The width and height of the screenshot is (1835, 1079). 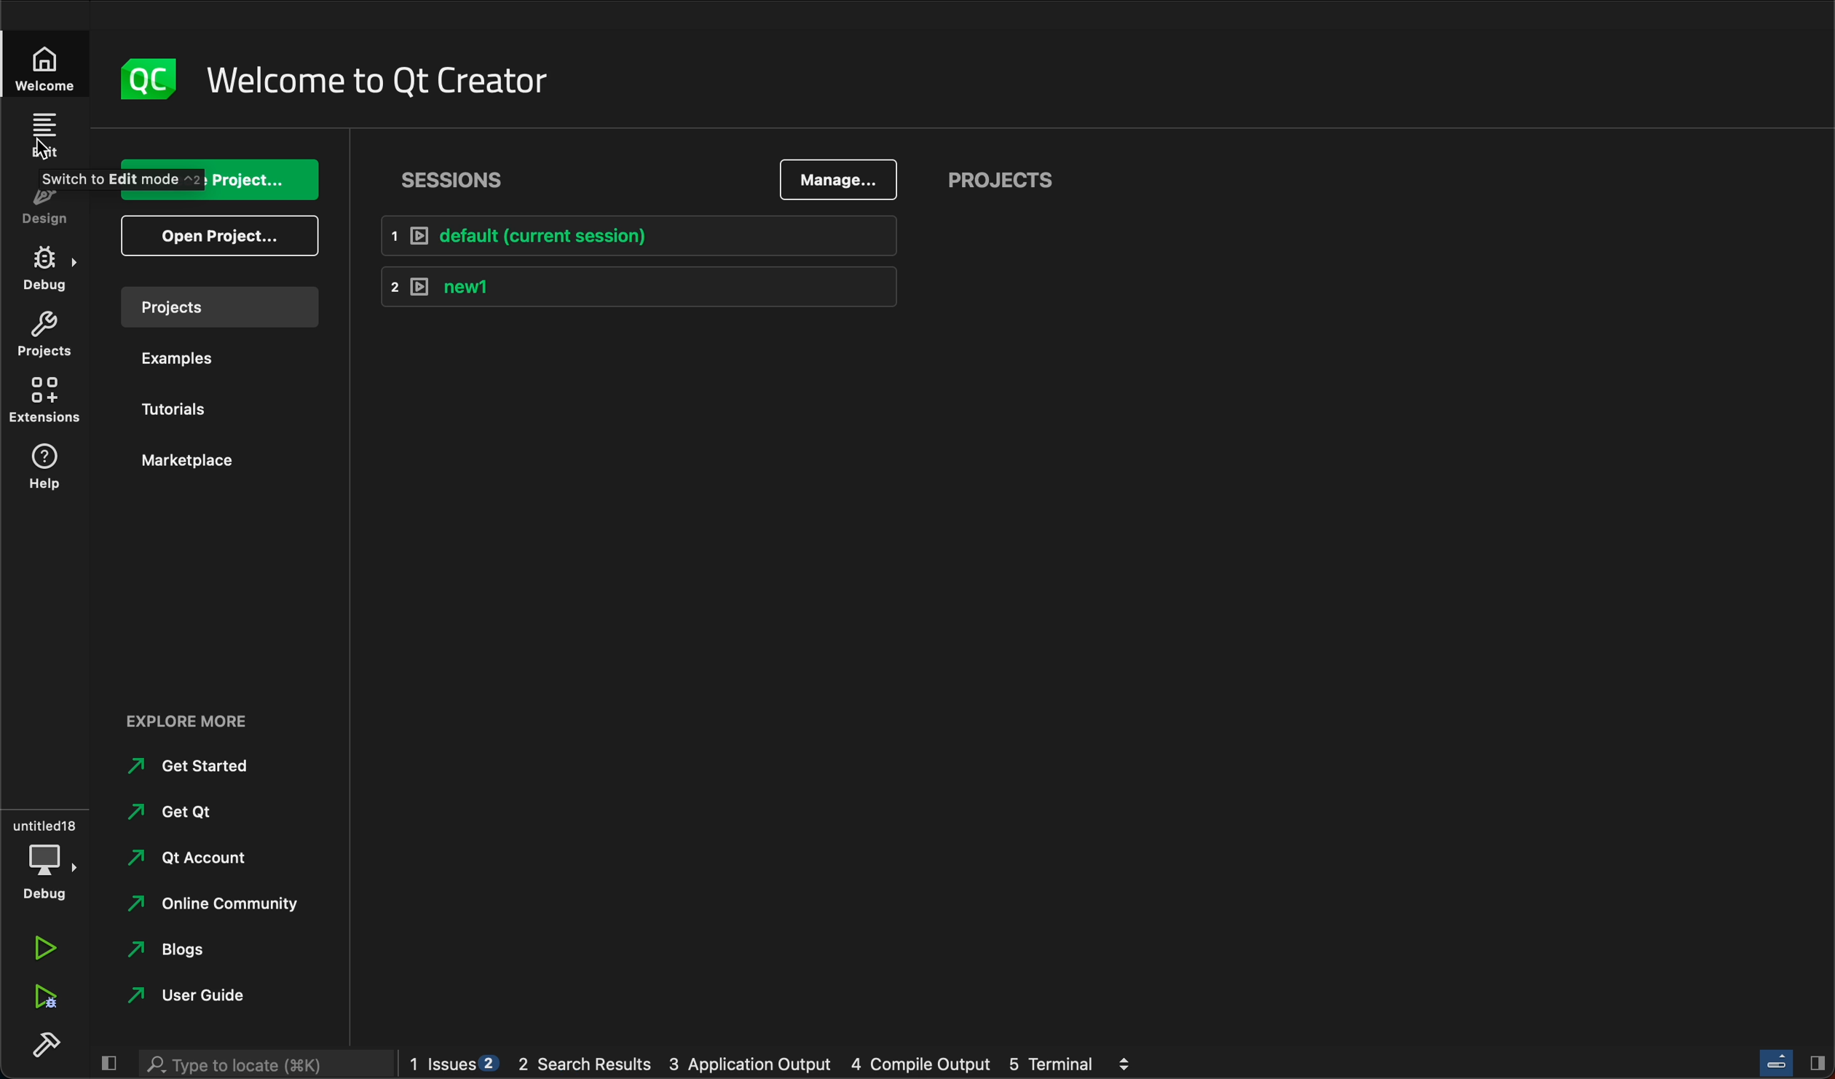 I want to click on tutorials, so click(x=187, y=408).